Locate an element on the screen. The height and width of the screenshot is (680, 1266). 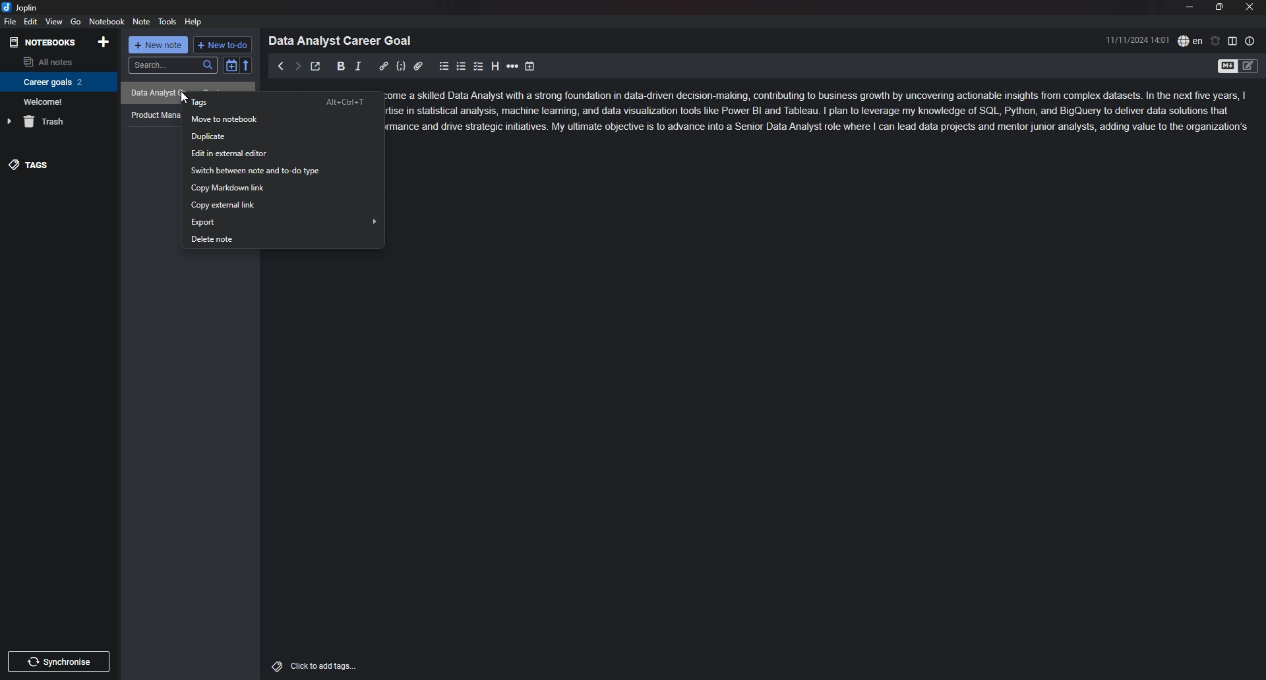
11/11/2024 14:01 is located at coordinates (1138, 40).